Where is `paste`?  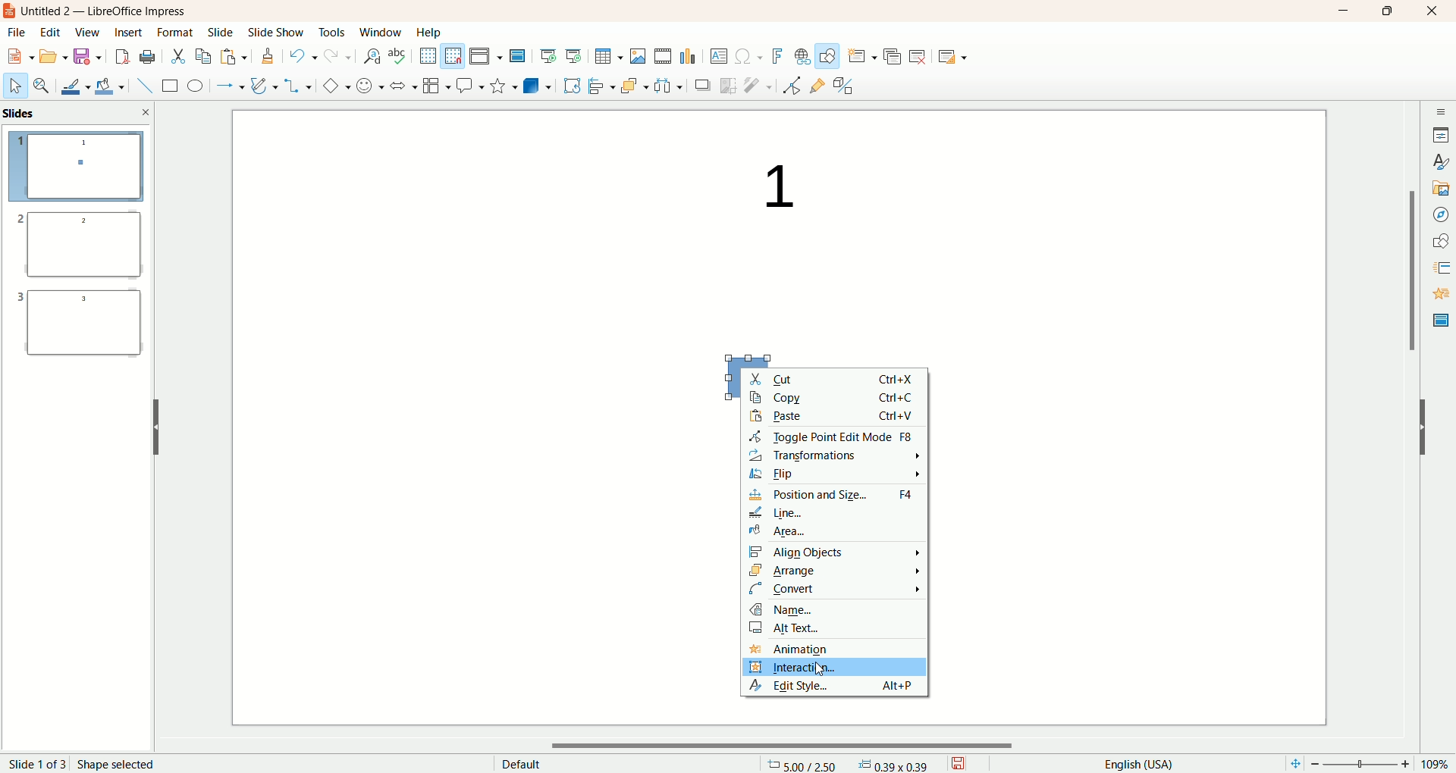
paste is located at coordinates (235, 58).